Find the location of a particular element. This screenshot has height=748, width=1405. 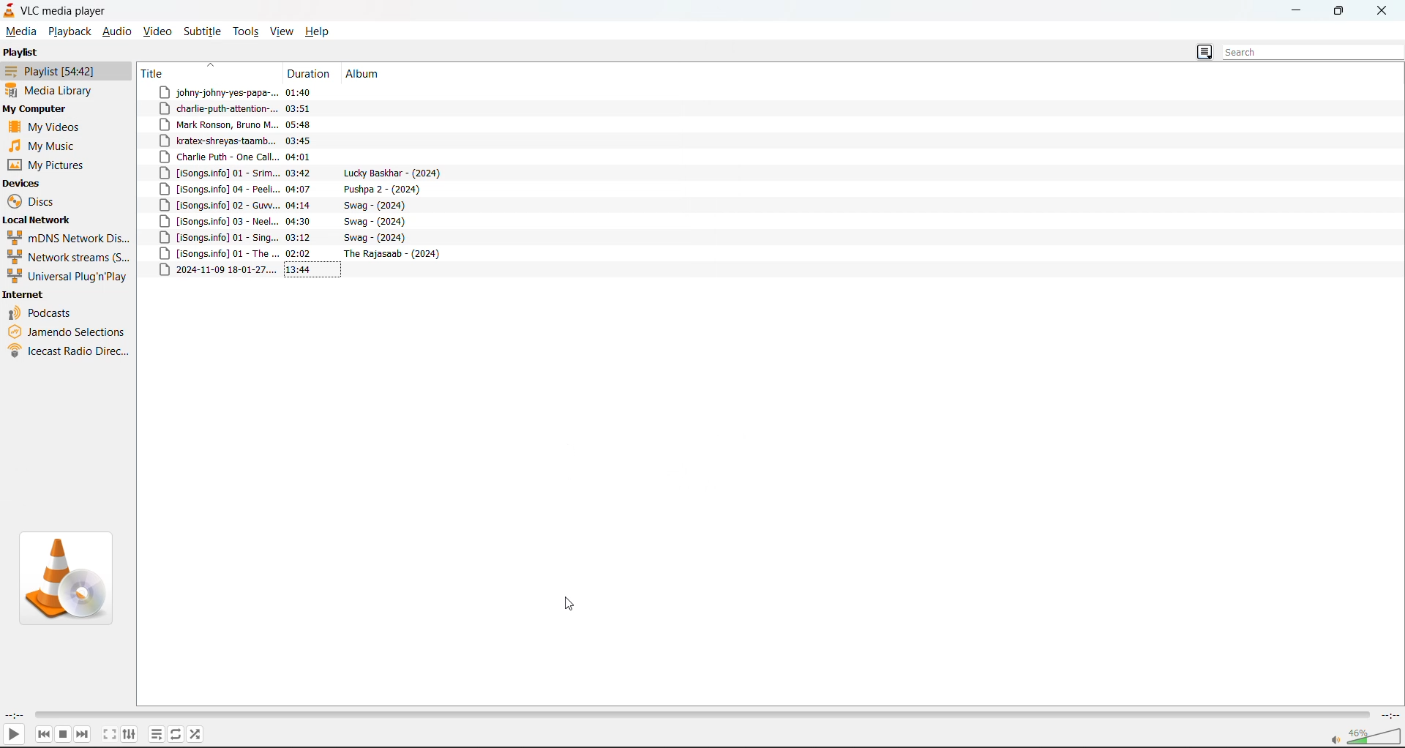

video is located at coordinates (160, 31).